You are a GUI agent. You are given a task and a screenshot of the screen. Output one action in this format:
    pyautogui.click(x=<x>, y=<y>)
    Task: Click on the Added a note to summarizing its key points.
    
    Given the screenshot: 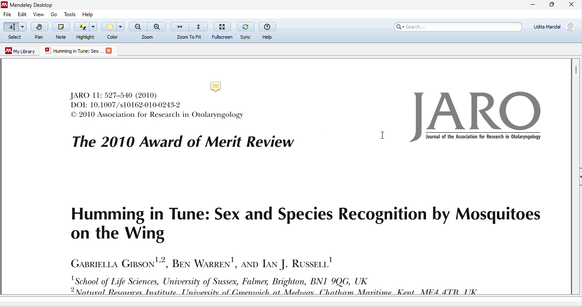 What is the action you would take?
    pyautogui.click(x=216, y=84)
    